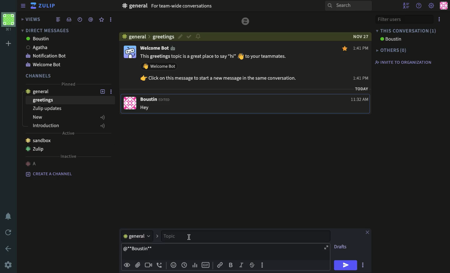  What do you see at coordinates (207, 264) in the screenshot?
I see `gif` at bounding box center [207, 264].